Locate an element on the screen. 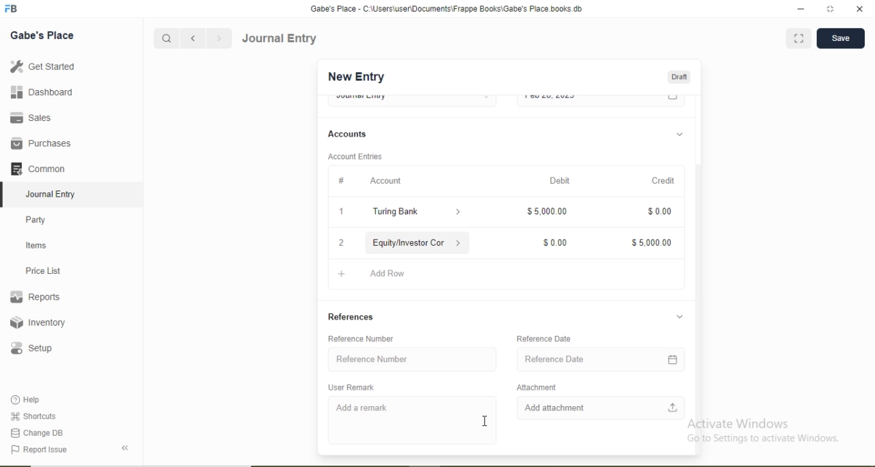 The image size is (875, 467). Reference Date is located at coordinates (543, 339).